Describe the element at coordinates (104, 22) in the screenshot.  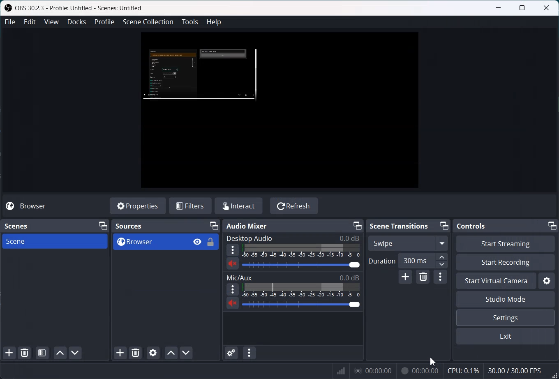
I see `Profile` at that location.